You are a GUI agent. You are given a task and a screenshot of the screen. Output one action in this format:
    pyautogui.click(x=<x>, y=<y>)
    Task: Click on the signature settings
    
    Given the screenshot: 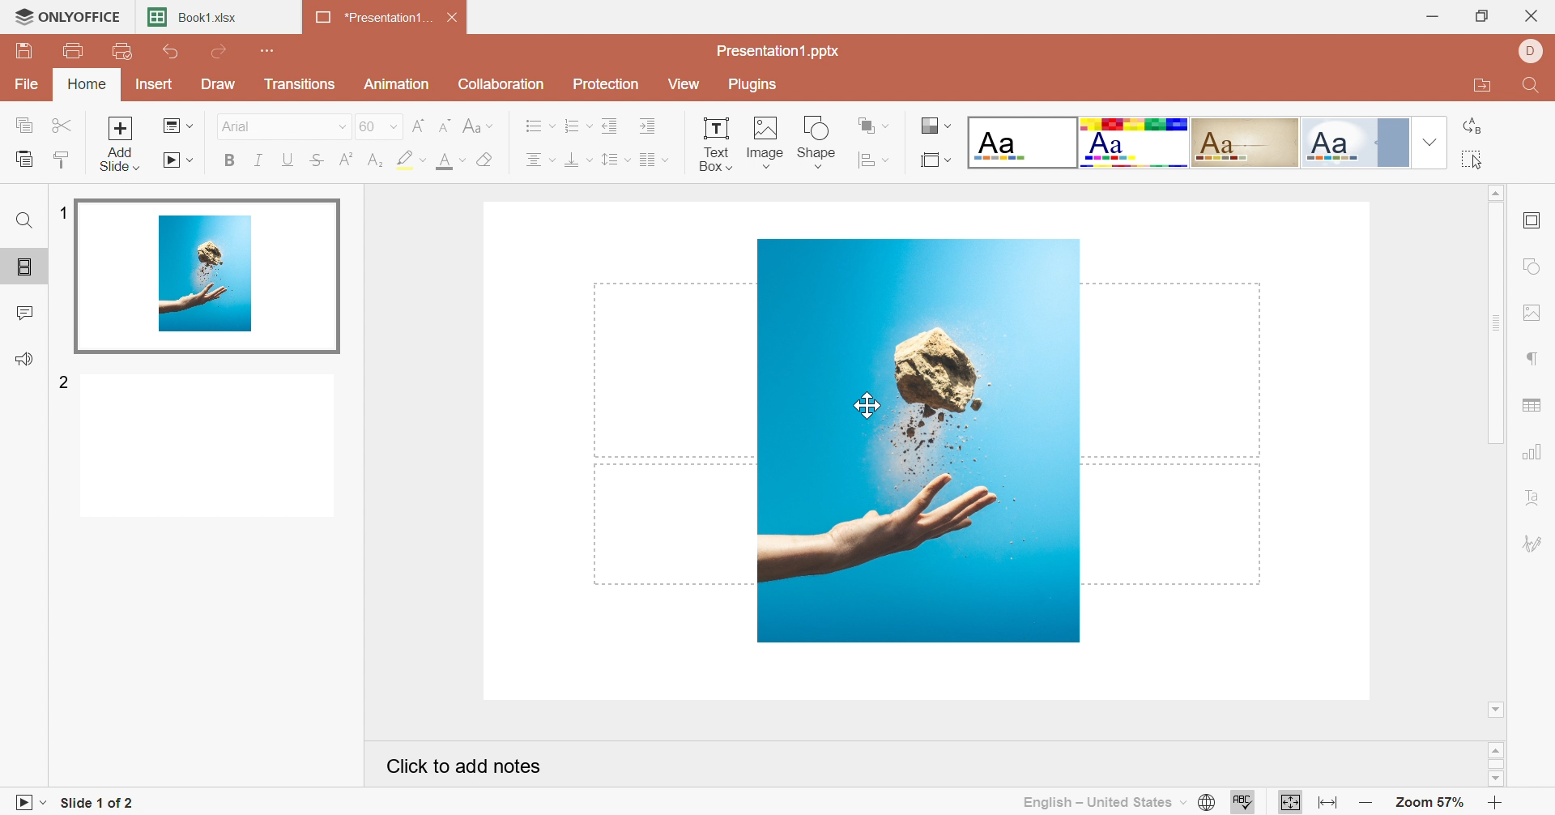 What is the action you would take?
    pyautogui.click(x=1537, y=544)
    